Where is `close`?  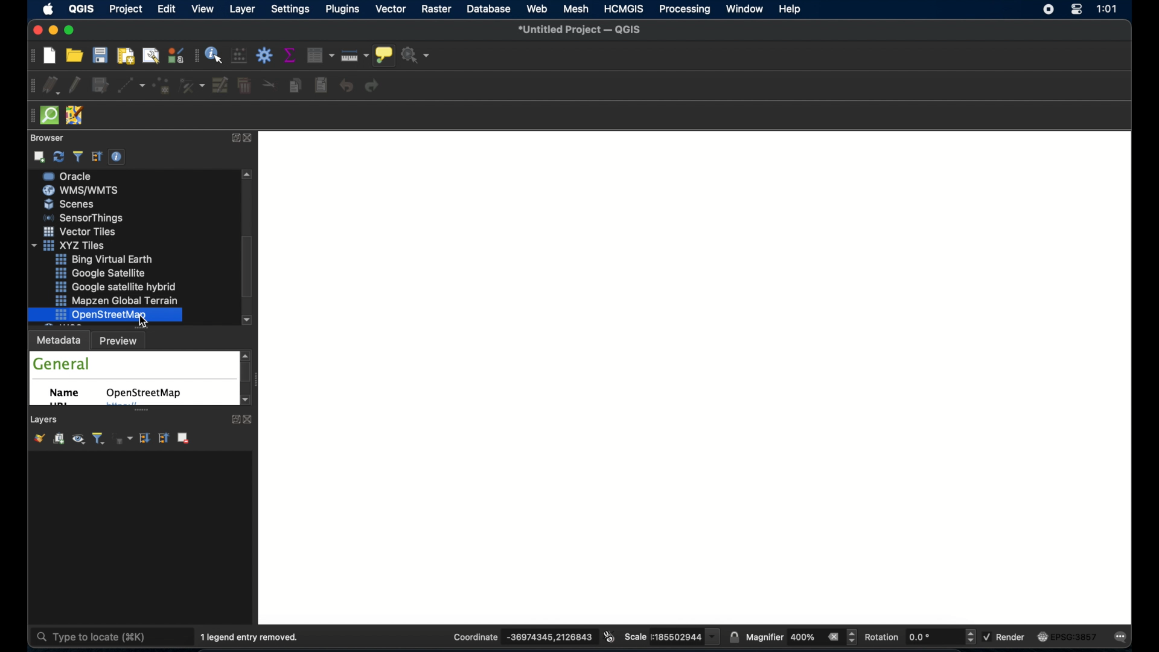
close is located at coordinates (36, 30).